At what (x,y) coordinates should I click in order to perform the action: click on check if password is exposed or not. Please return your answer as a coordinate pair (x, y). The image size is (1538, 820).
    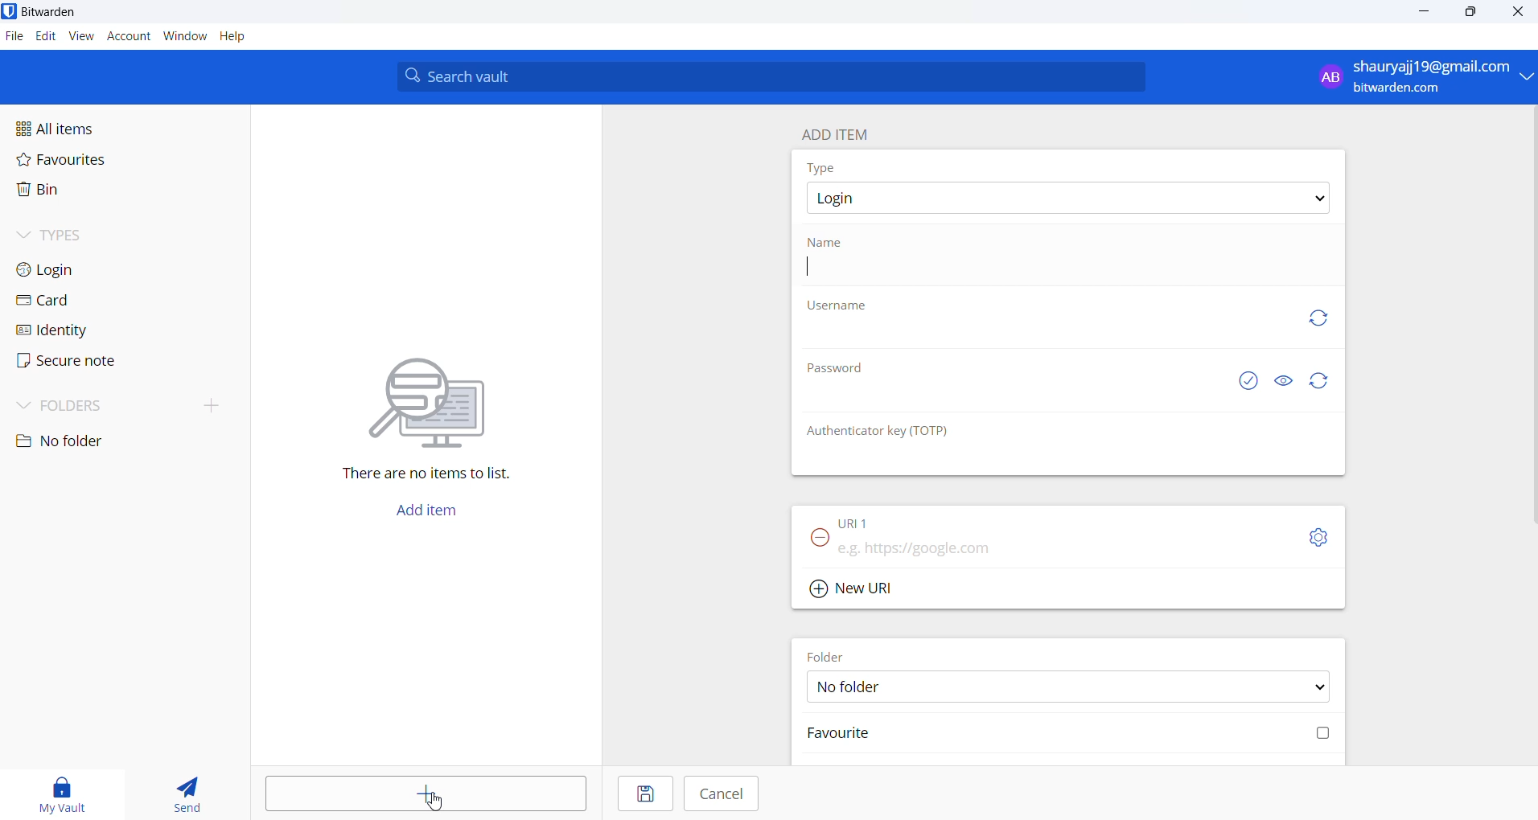
    Looking at the image, I should click on (1251, 381).